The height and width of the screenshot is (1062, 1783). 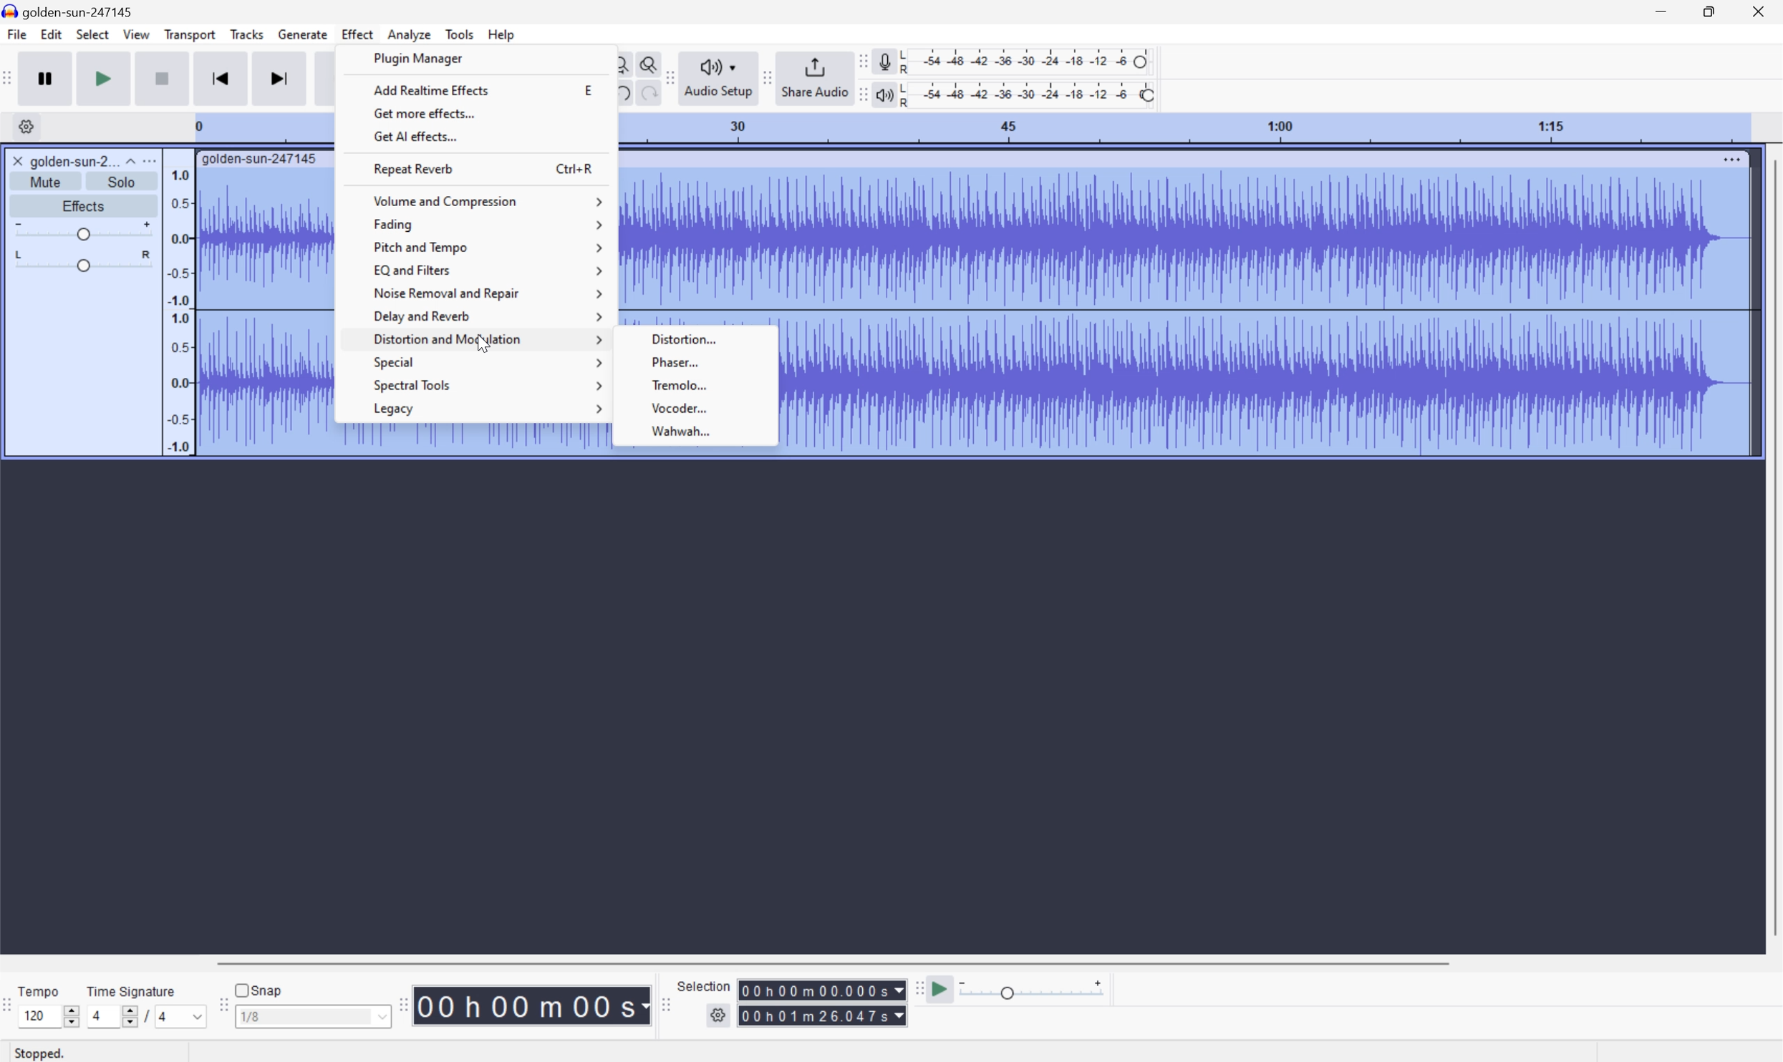 What do you see at coordinates (1028, 61) in the screenshot?
I see `Recording level: 62%` at bounding box center [1028, 61].